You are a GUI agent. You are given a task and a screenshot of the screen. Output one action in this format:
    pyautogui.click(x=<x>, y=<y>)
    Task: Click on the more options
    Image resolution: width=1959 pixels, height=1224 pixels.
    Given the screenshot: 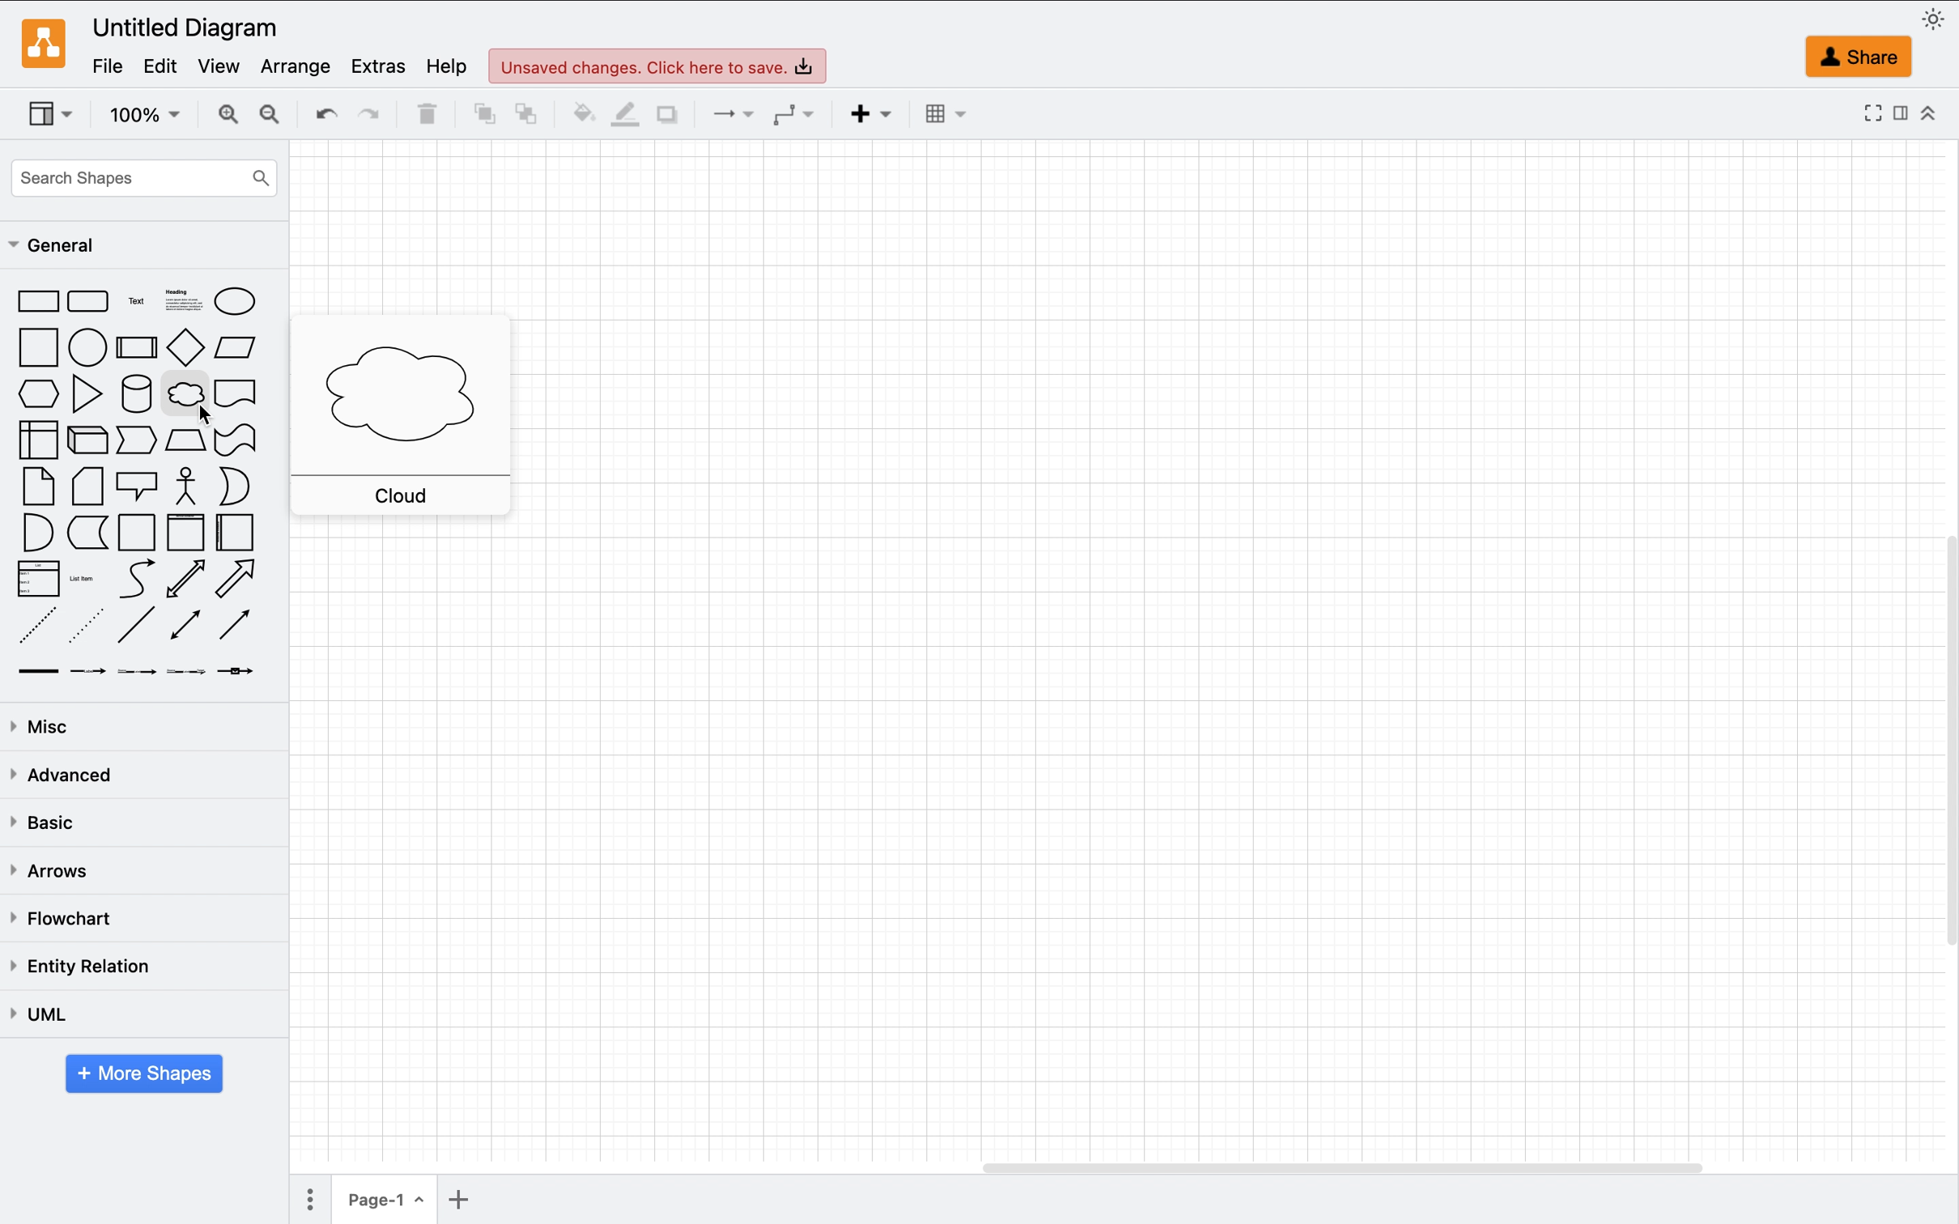 What is the action you would take?
    pyautogui.click(x=308, y=1201)
    